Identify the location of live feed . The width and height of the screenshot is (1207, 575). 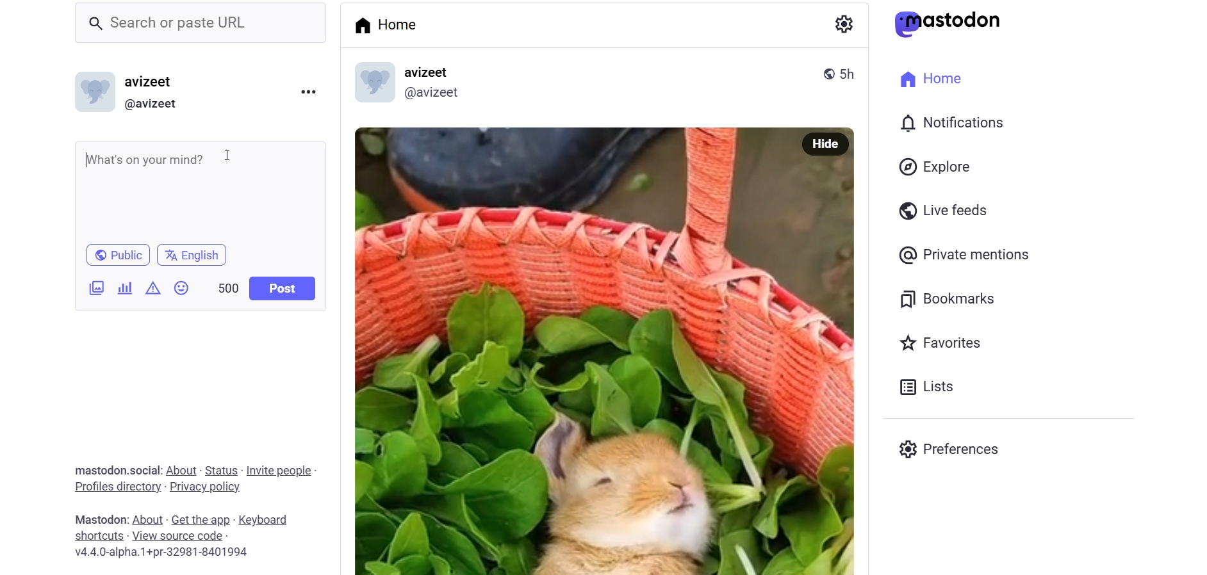
(942, 213).